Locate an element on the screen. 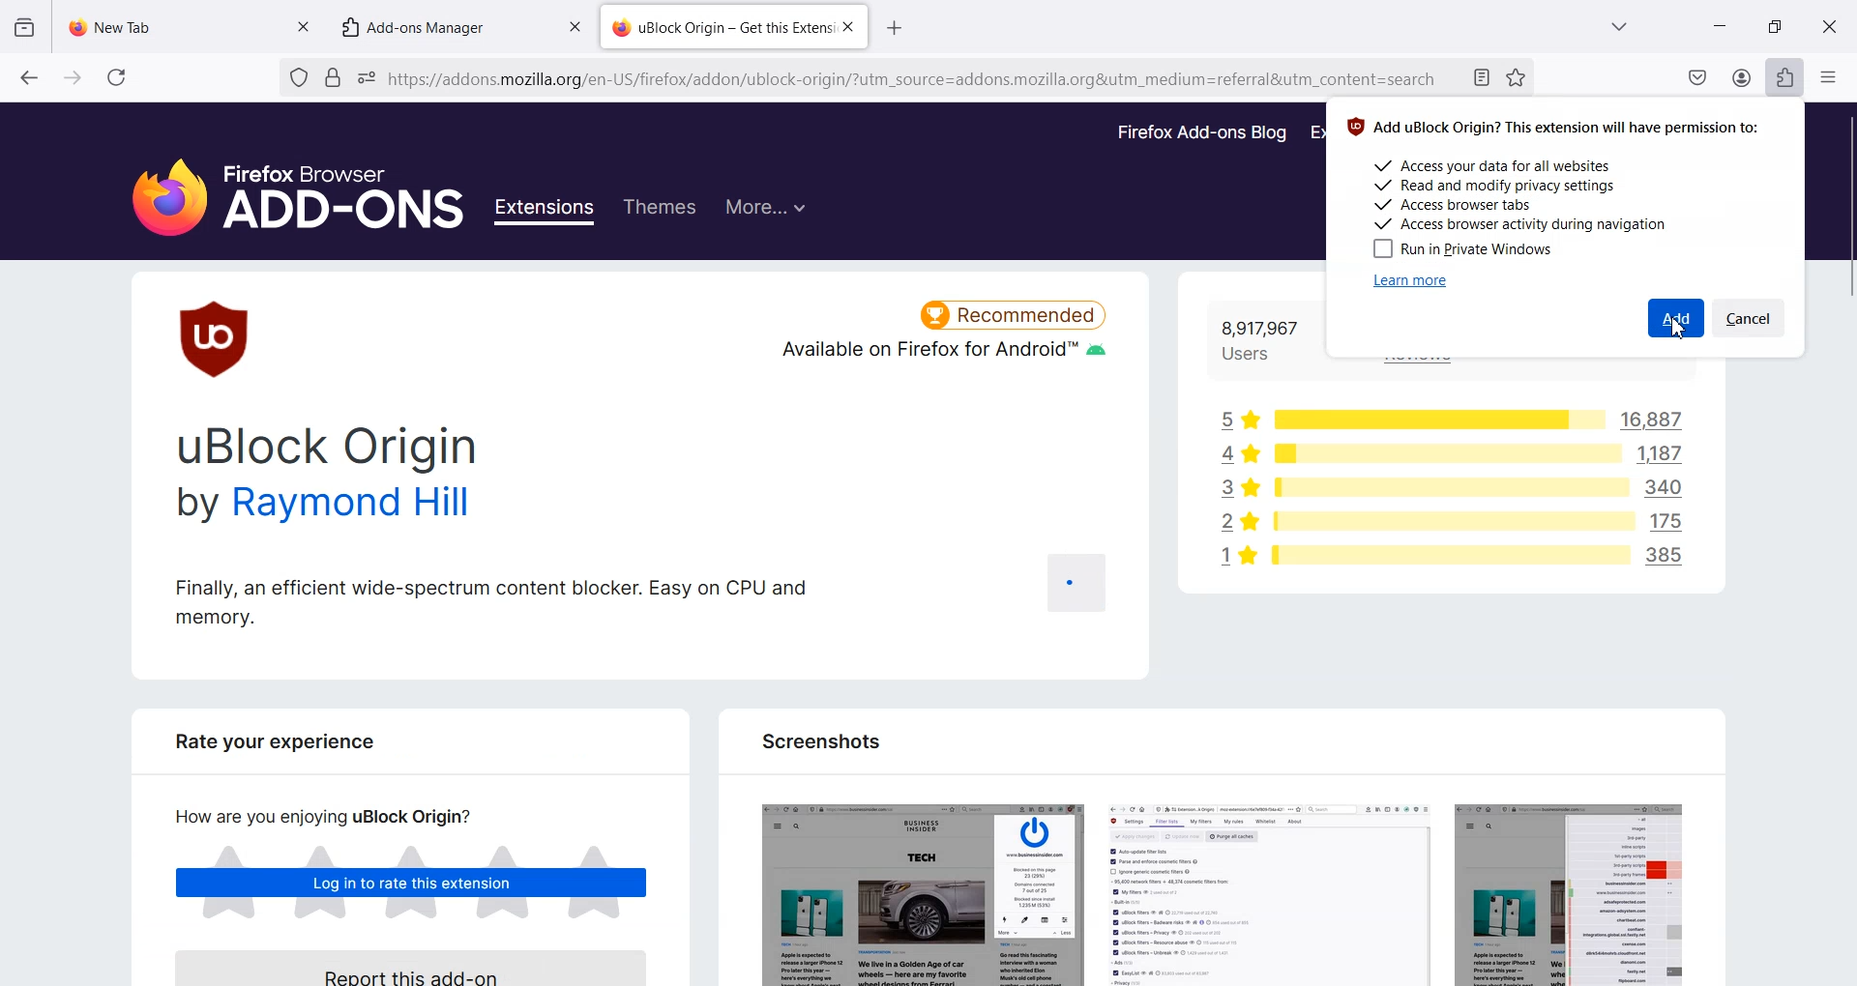  cursor is located at coordinates (1672, 330).